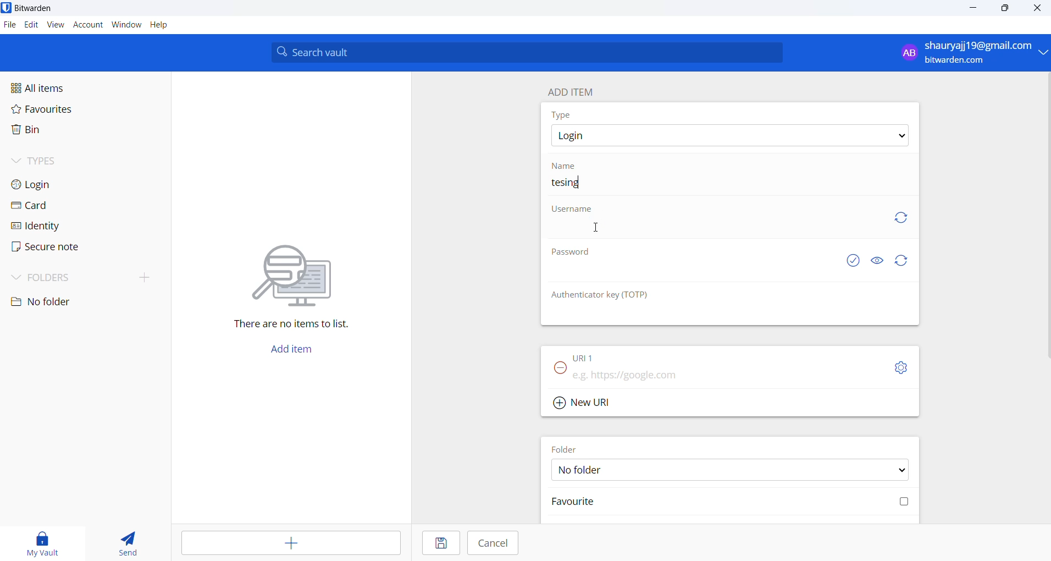  What do you see at coordinates (59, 249) in the screenshot?
I see `secure note` at bounding box center [59, 249].